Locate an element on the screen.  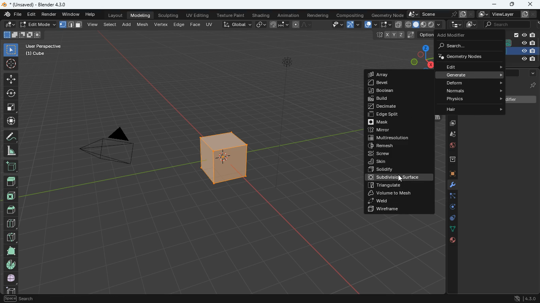
angle is located at coordinates (10, 151).